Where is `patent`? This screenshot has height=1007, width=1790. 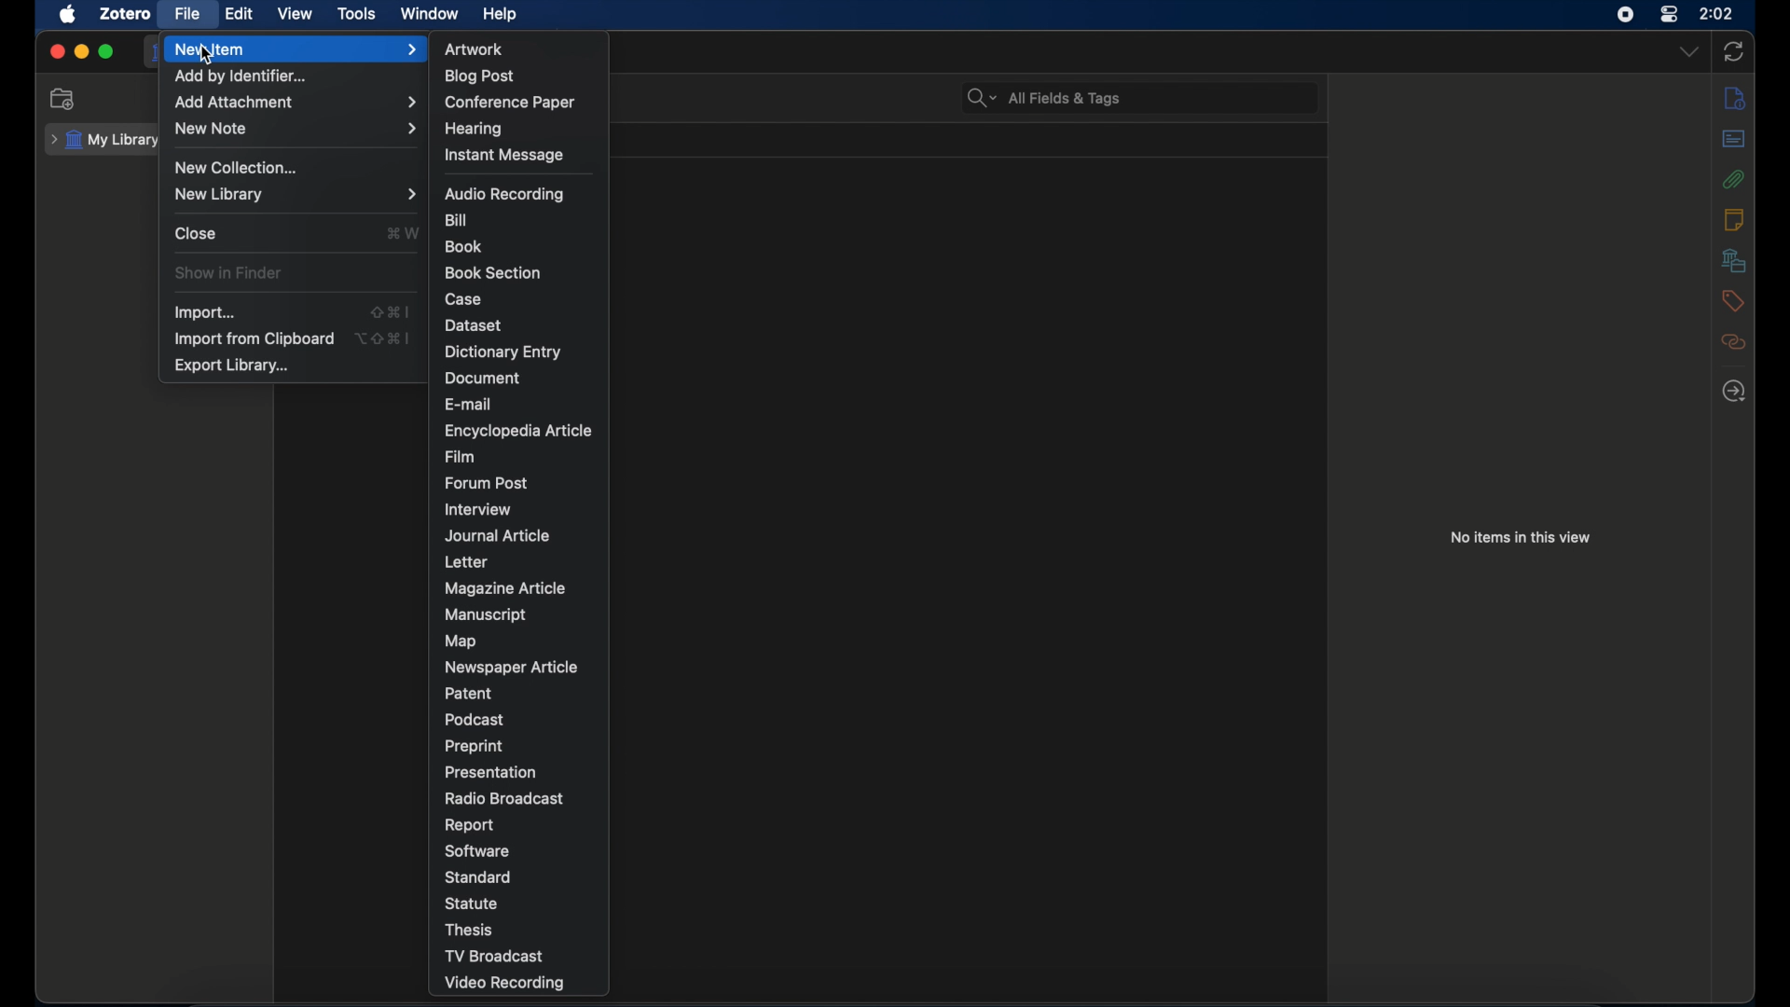
patent is located at coordinates (469, 693).